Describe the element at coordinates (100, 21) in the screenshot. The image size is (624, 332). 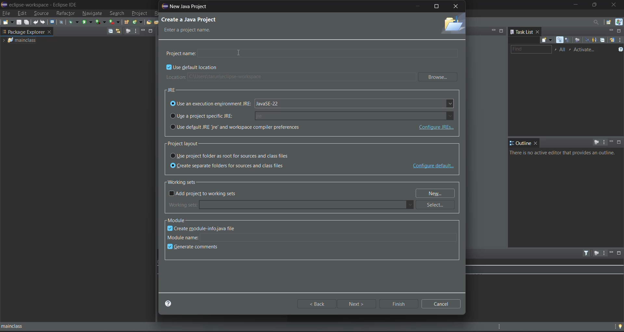
I see `coverage` at that location.